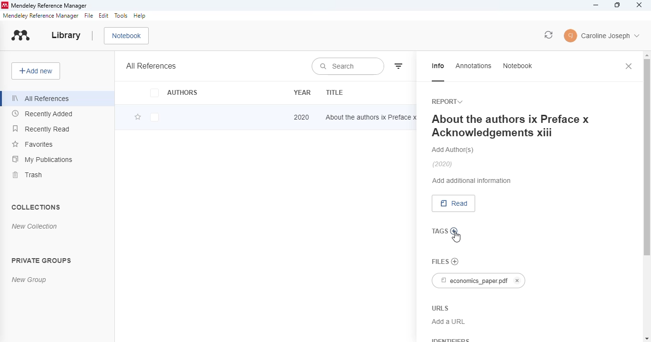  I want to click on recently added, so click(43, 114).